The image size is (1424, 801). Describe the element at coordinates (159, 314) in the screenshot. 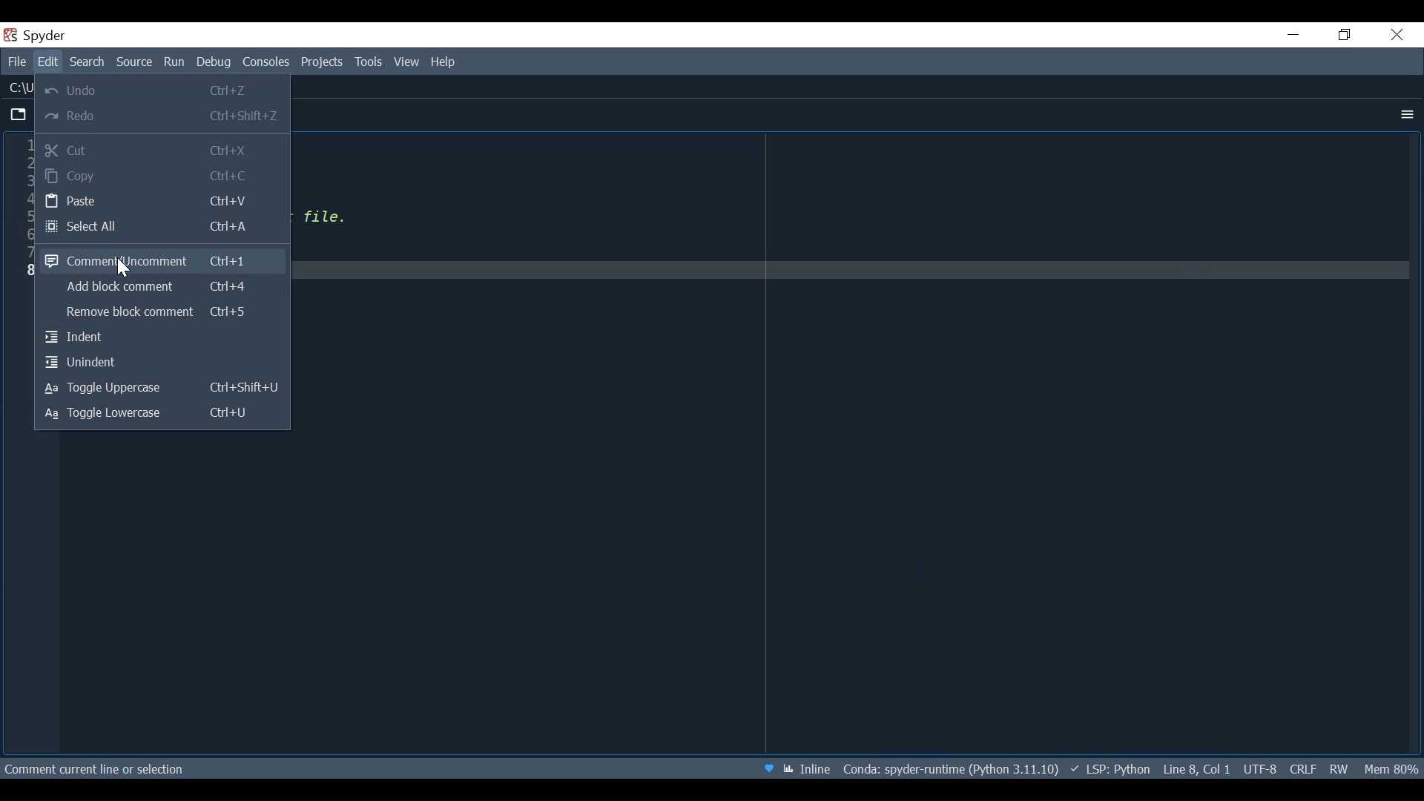

I see `Remove block comment` at that location.